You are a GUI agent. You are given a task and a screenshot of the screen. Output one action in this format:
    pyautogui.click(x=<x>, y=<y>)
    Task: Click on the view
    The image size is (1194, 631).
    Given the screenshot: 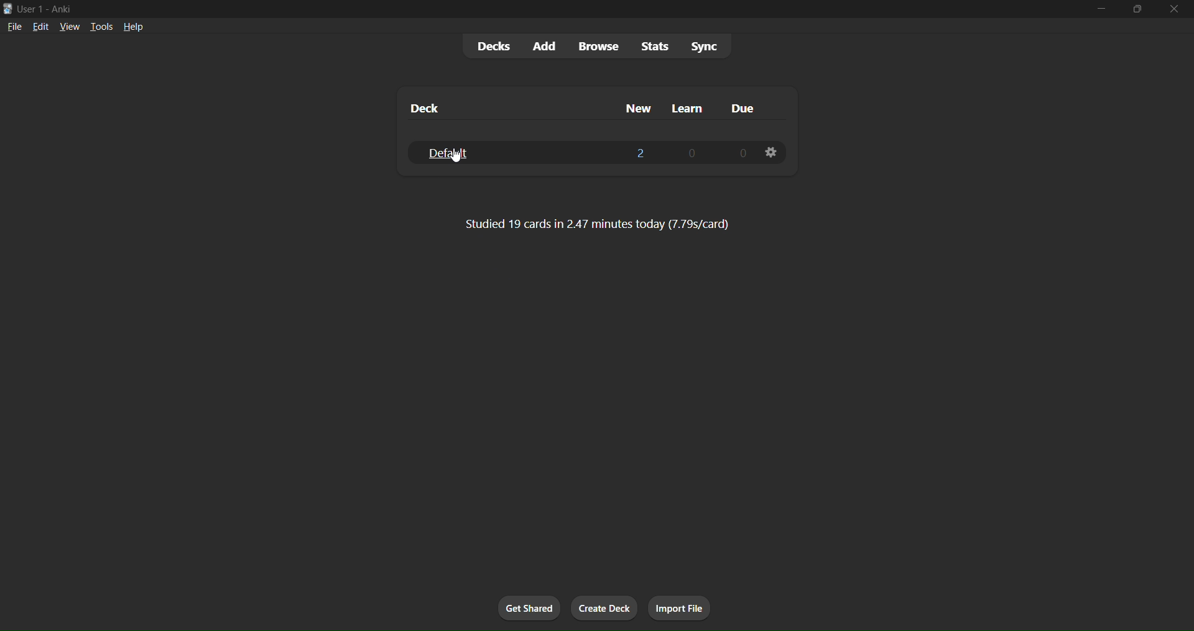 What is the action you would take?
    pyautogui.click(x=70, y=27)
    